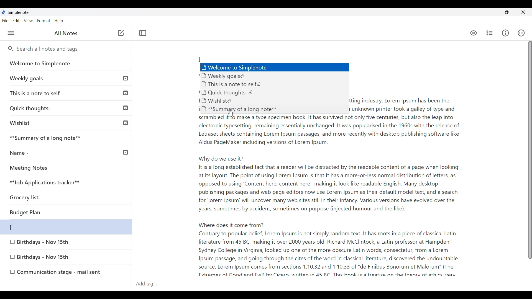 Image resolution: width=532 pixels, height=299 pixels. I want to click on Weekly goals, so click(273, 76).